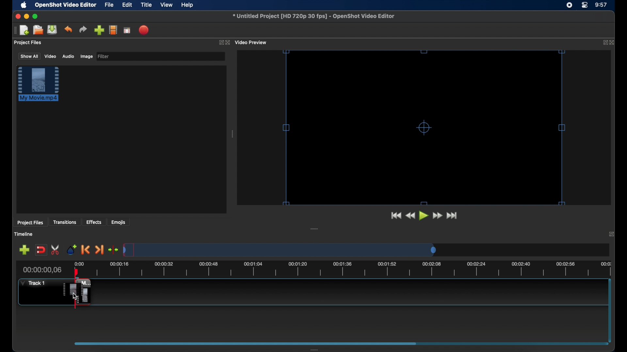 The width and height of the screenshot is (627, 352). What do you see at coordinates (314, 16) in the screenshot?
I see `file name` at bounding box center [314, 16].